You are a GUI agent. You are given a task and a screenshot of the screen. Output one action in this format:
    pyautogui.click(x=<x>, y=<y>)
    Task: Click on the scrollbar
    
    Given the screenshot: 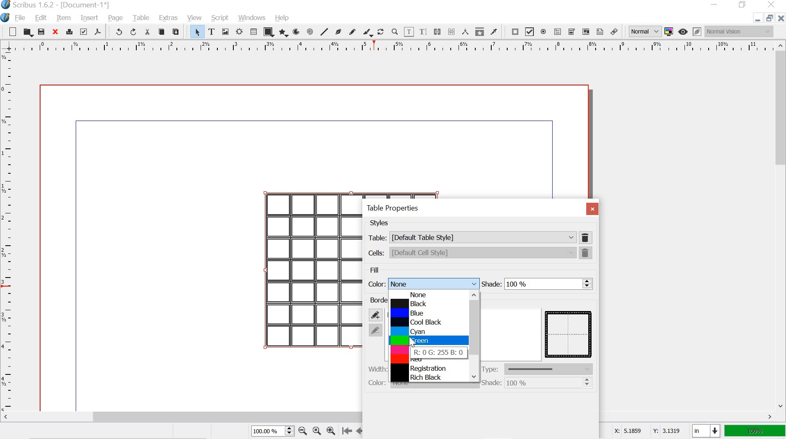 What is the action you would take?
    pyautogui.click(x=474, y=337)
    